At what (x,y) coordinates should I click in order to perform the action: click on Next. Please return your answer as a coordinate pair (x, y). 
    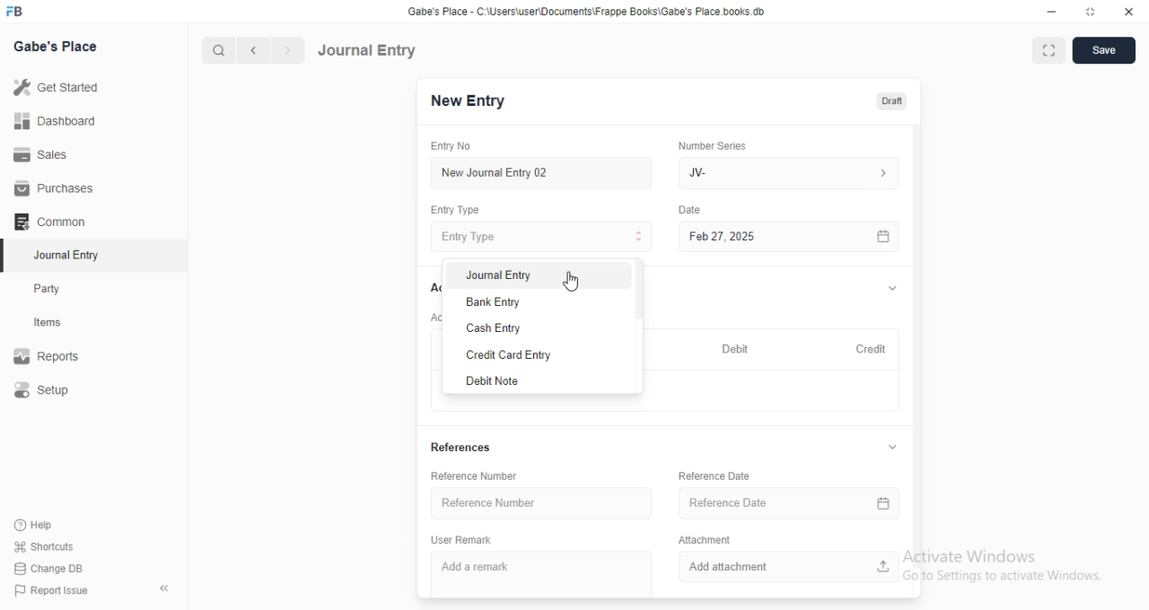
    Looking at the image, I should click on (286, 50).